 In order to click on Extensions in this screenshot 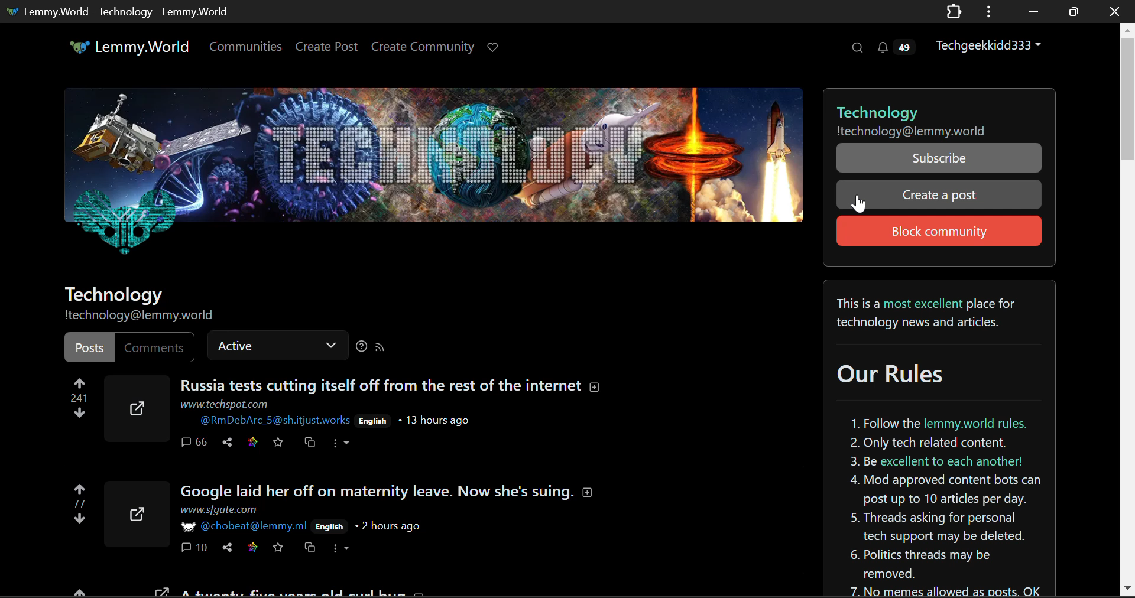, I will do `click(954, 12)`.